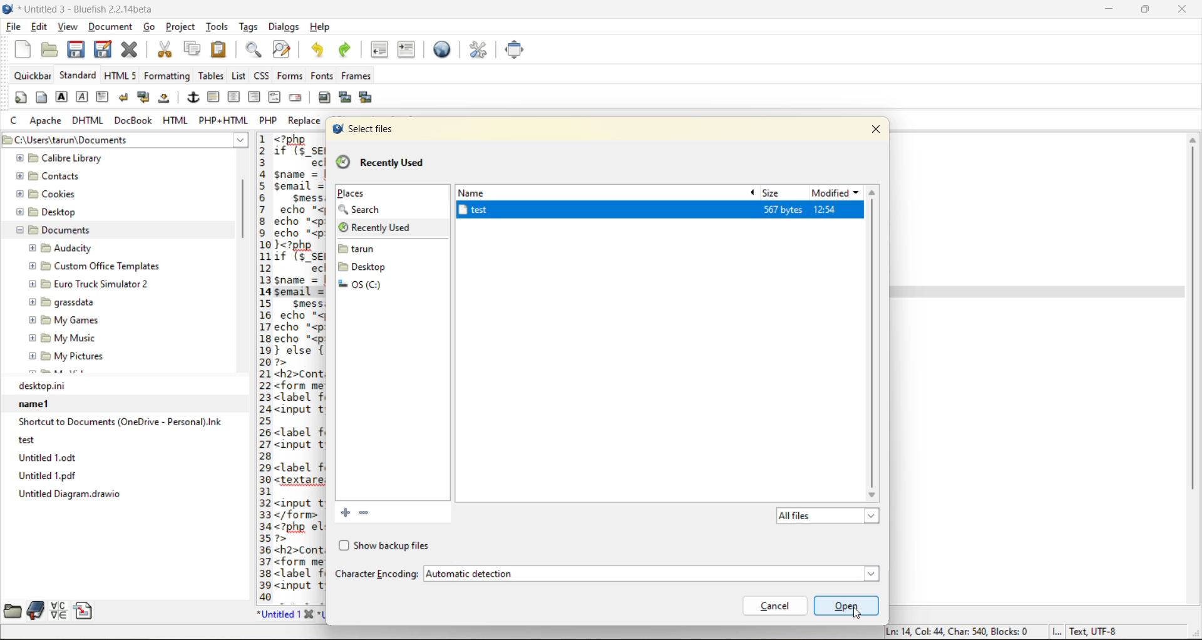  What do you see at coordinates (103, 96) in the screenshot?
I see `paragraph` at bounding box center [103, 96].